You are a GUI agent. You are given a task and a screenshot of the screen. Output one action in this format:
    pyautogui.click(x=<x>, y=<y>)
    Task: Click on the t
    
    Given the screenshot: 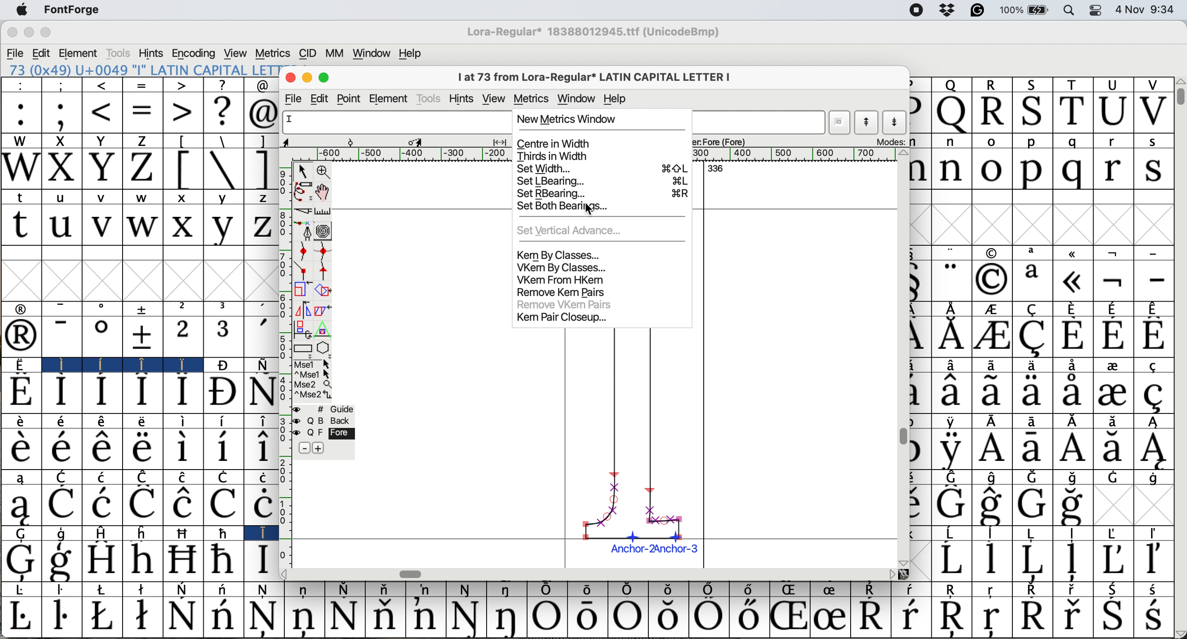 What is the action you would take?
    pyautogui.click(x=23, y=196)
    